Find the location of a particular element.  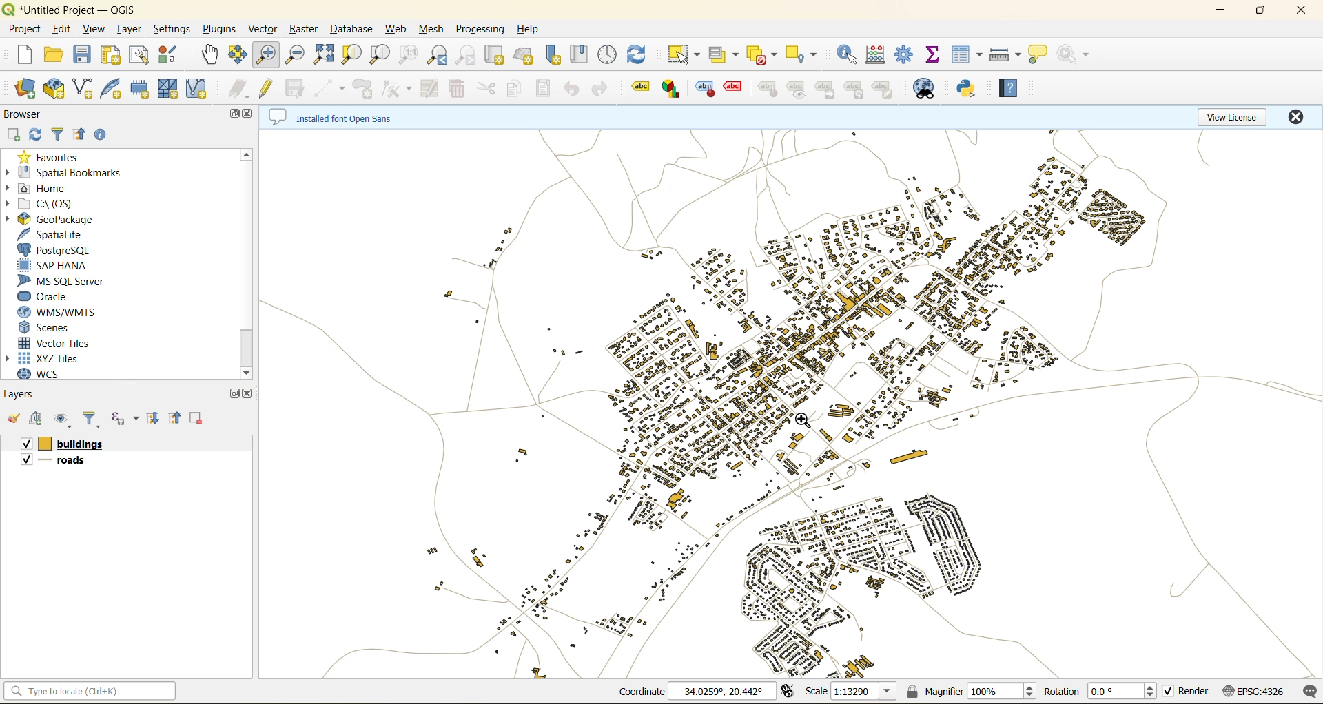

 is located at coordinates (71, 460).